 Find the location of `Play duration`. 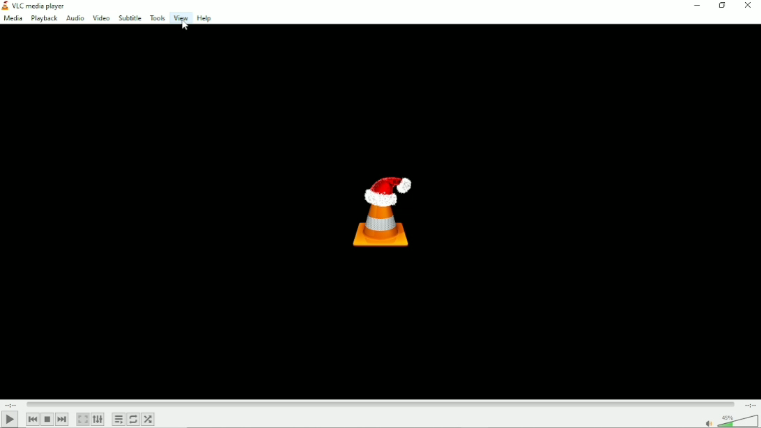

Play duration is located at coordinates (380, 404).